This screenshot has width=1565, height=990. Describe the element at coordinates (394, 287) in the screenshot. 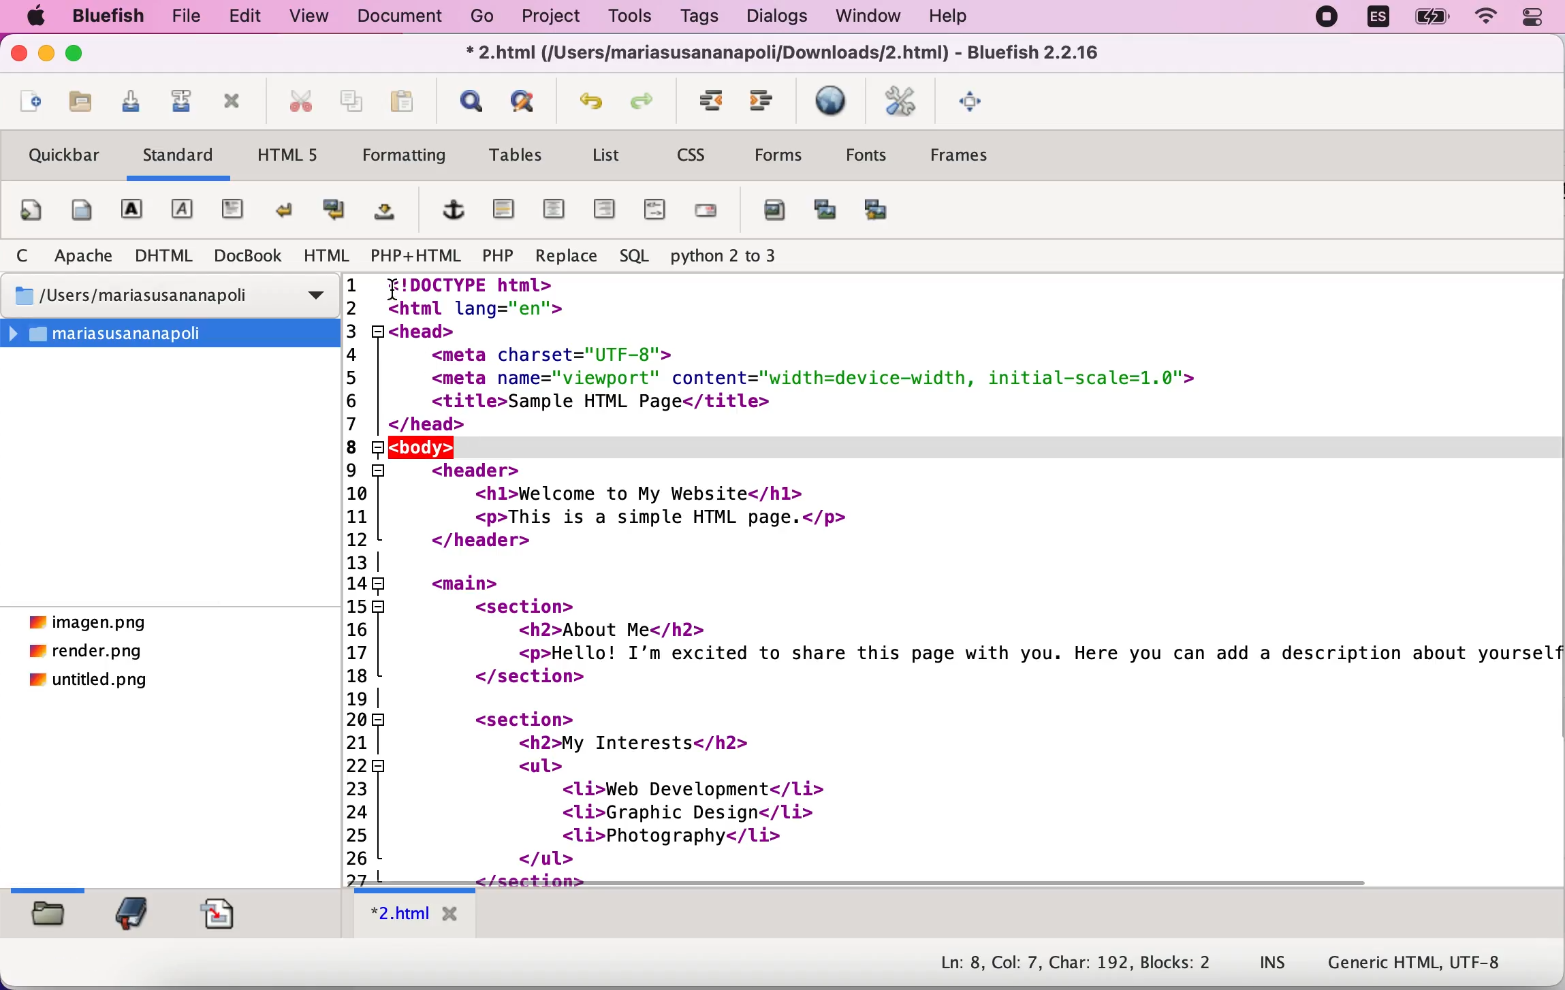

I see `cursor` at that location.